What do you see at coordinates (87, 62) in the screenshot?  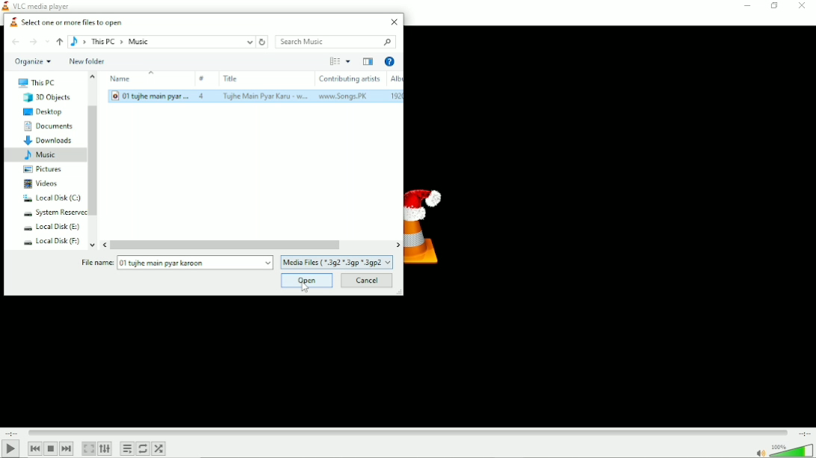 I see `New folder` at bounding box center [87, 62].